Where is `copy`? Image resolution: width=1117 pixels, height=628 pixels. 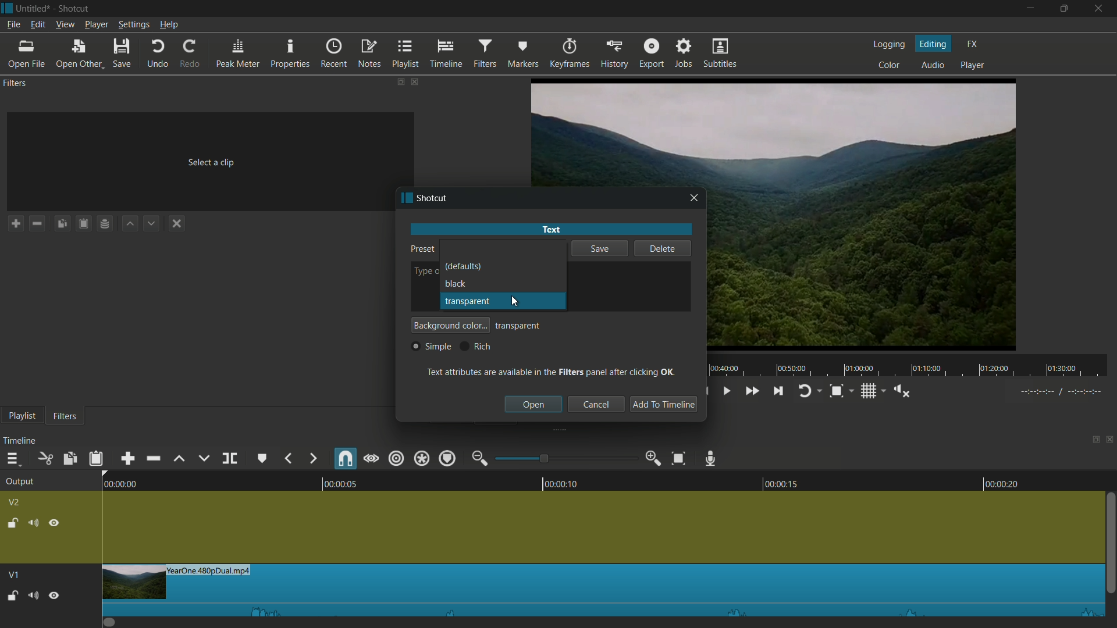
copy is located at coordinates (71, 459).